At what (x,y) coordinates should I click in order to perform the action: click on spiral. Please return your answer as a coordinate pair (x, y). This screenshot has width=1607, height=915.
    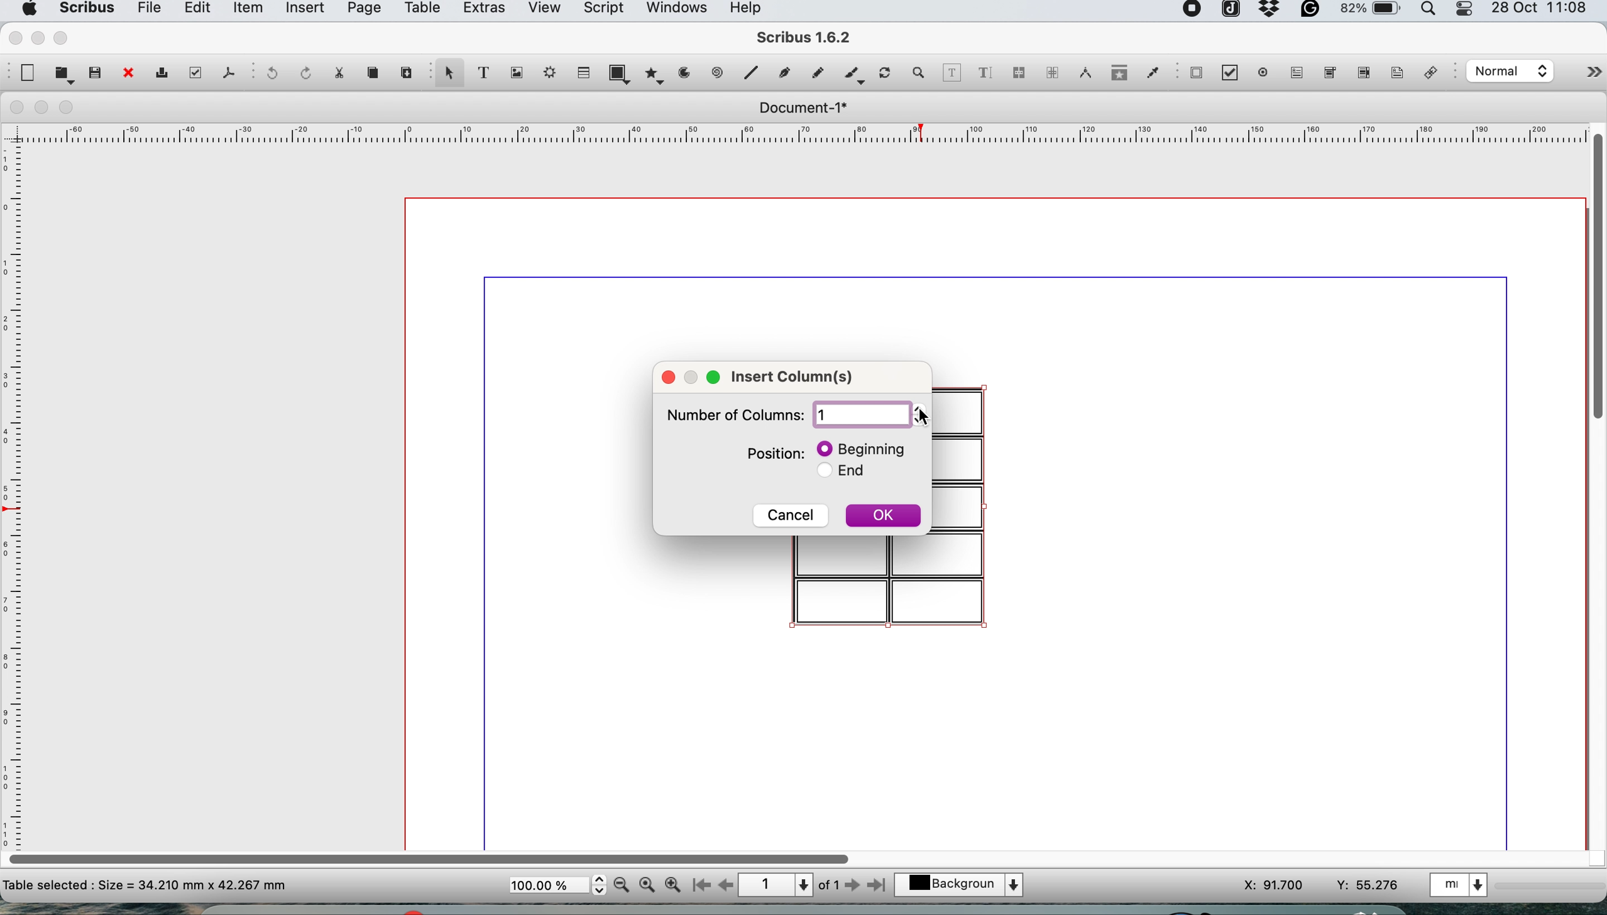
    Looking at the image, I should click on (719, 72).